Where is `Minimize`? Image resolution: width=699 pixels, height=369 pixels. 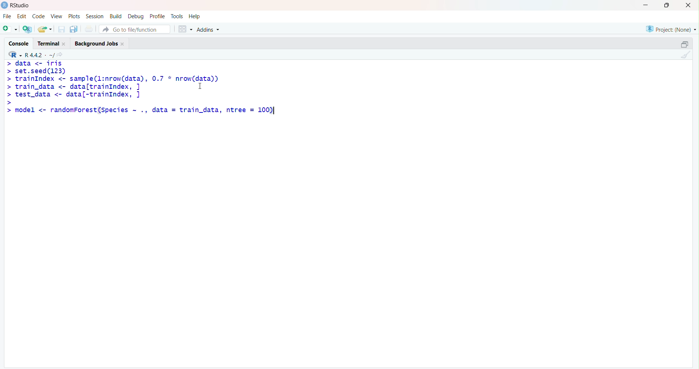 Minimize is located at coordinates (646, 5).